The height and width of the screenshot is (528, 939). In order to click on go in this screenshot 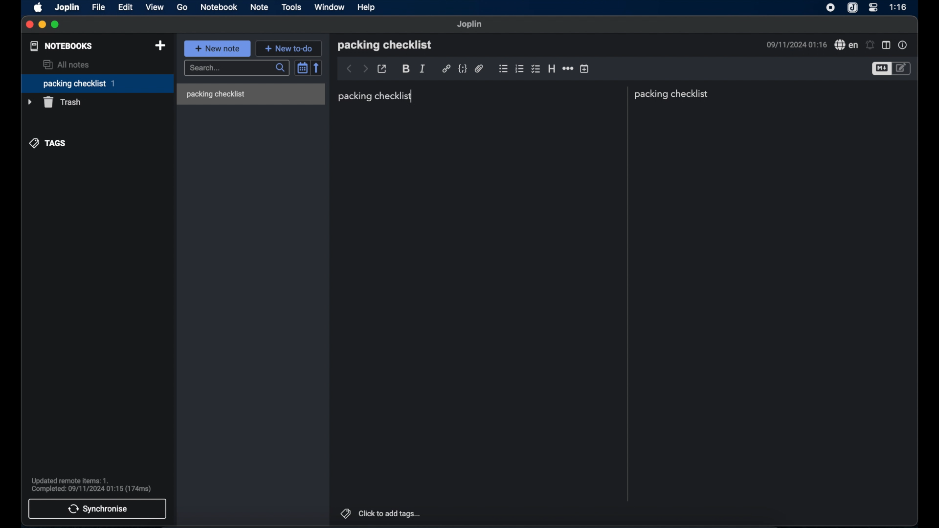, I will do `click(182, 7)`.